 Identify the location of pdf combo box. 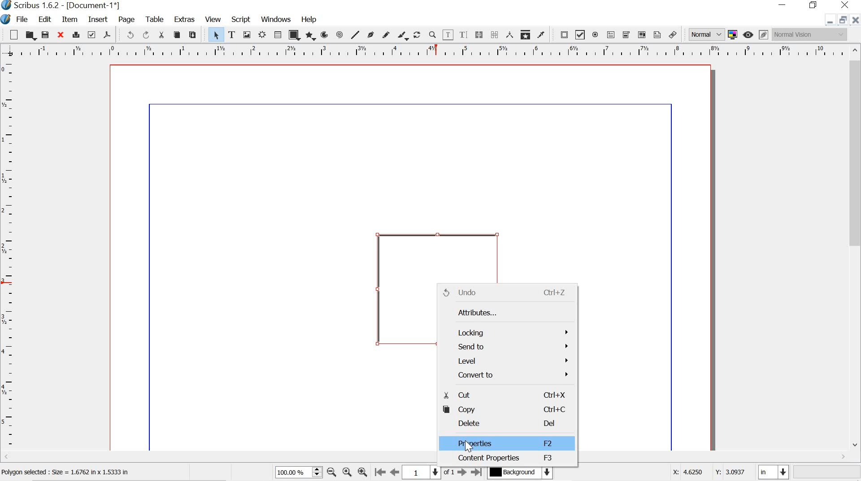
(625, 34).